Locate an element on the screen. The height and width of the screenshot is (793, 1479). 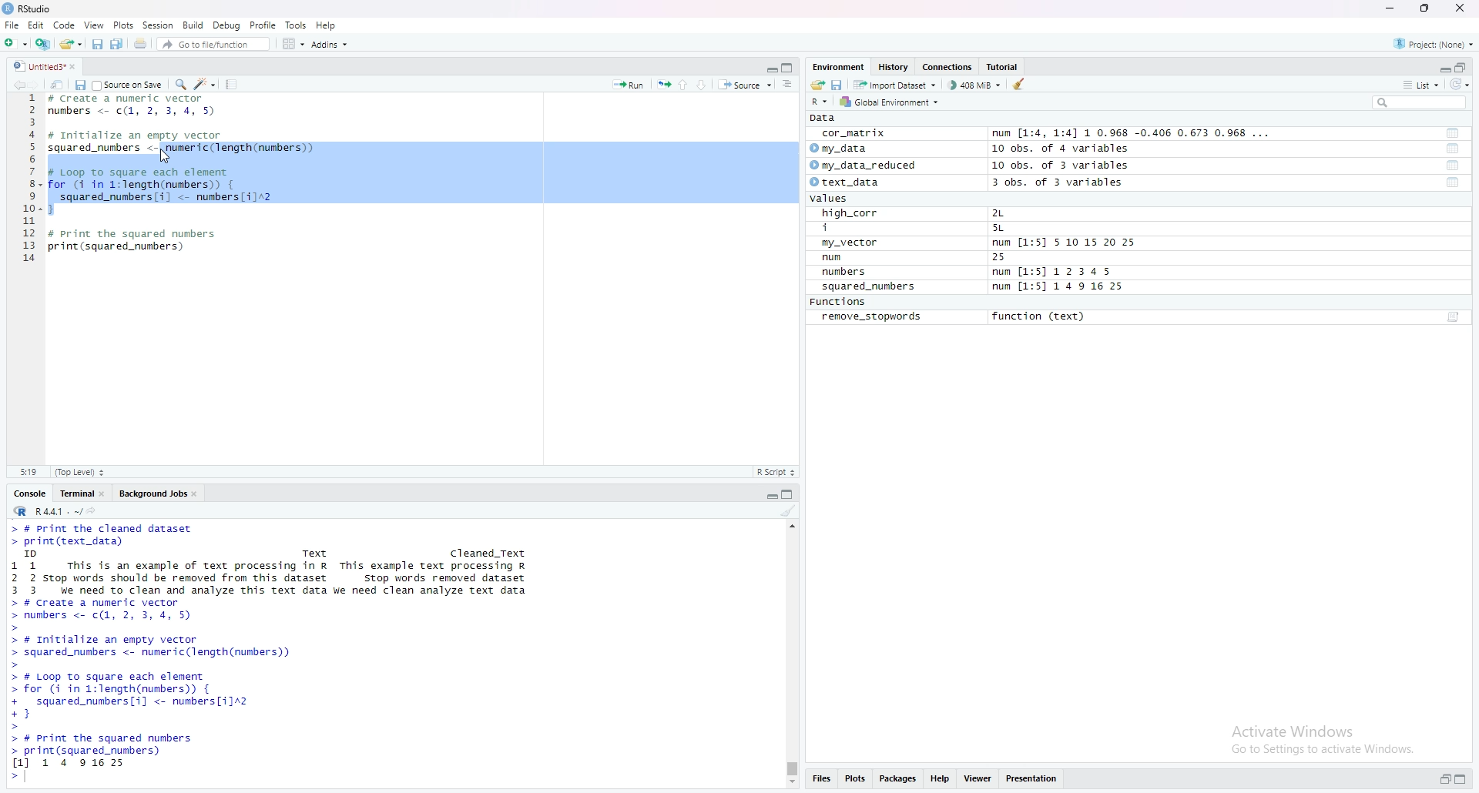
Find/Replace is located at coordinates (180, 83).